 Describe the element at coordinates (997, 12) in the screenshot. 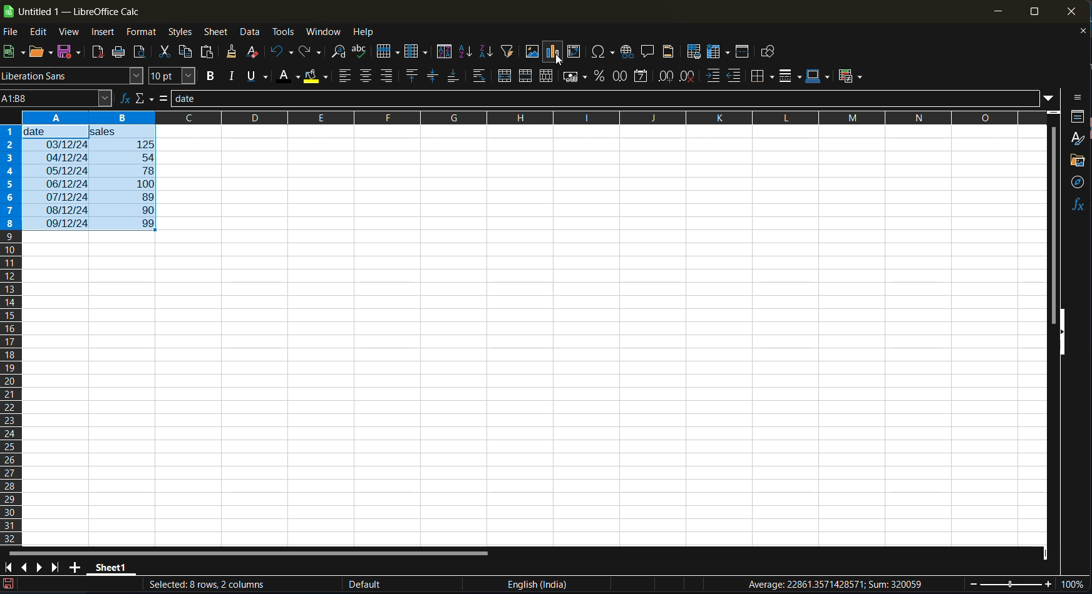

I see `minimize` at that location.